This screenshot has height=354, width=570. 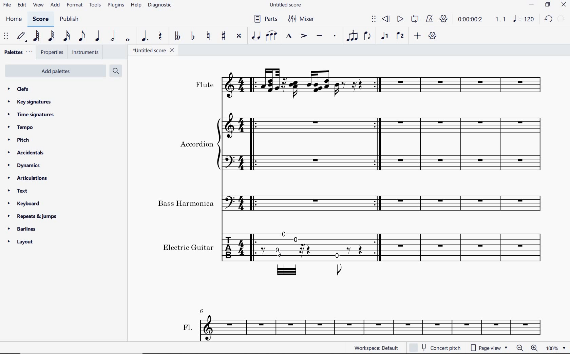 What do you see at coordinates (145, 36) in the screenshot?
I see `augmentation dot` at bounding box center [145, 36].